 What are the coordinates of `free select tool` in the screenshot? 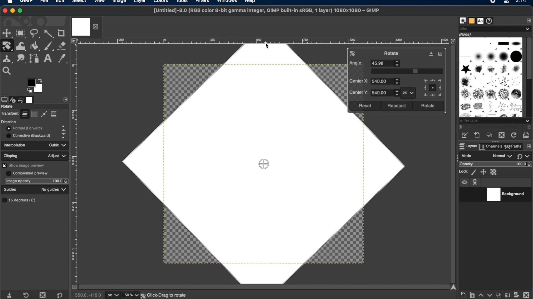 It's located at (35, 34).